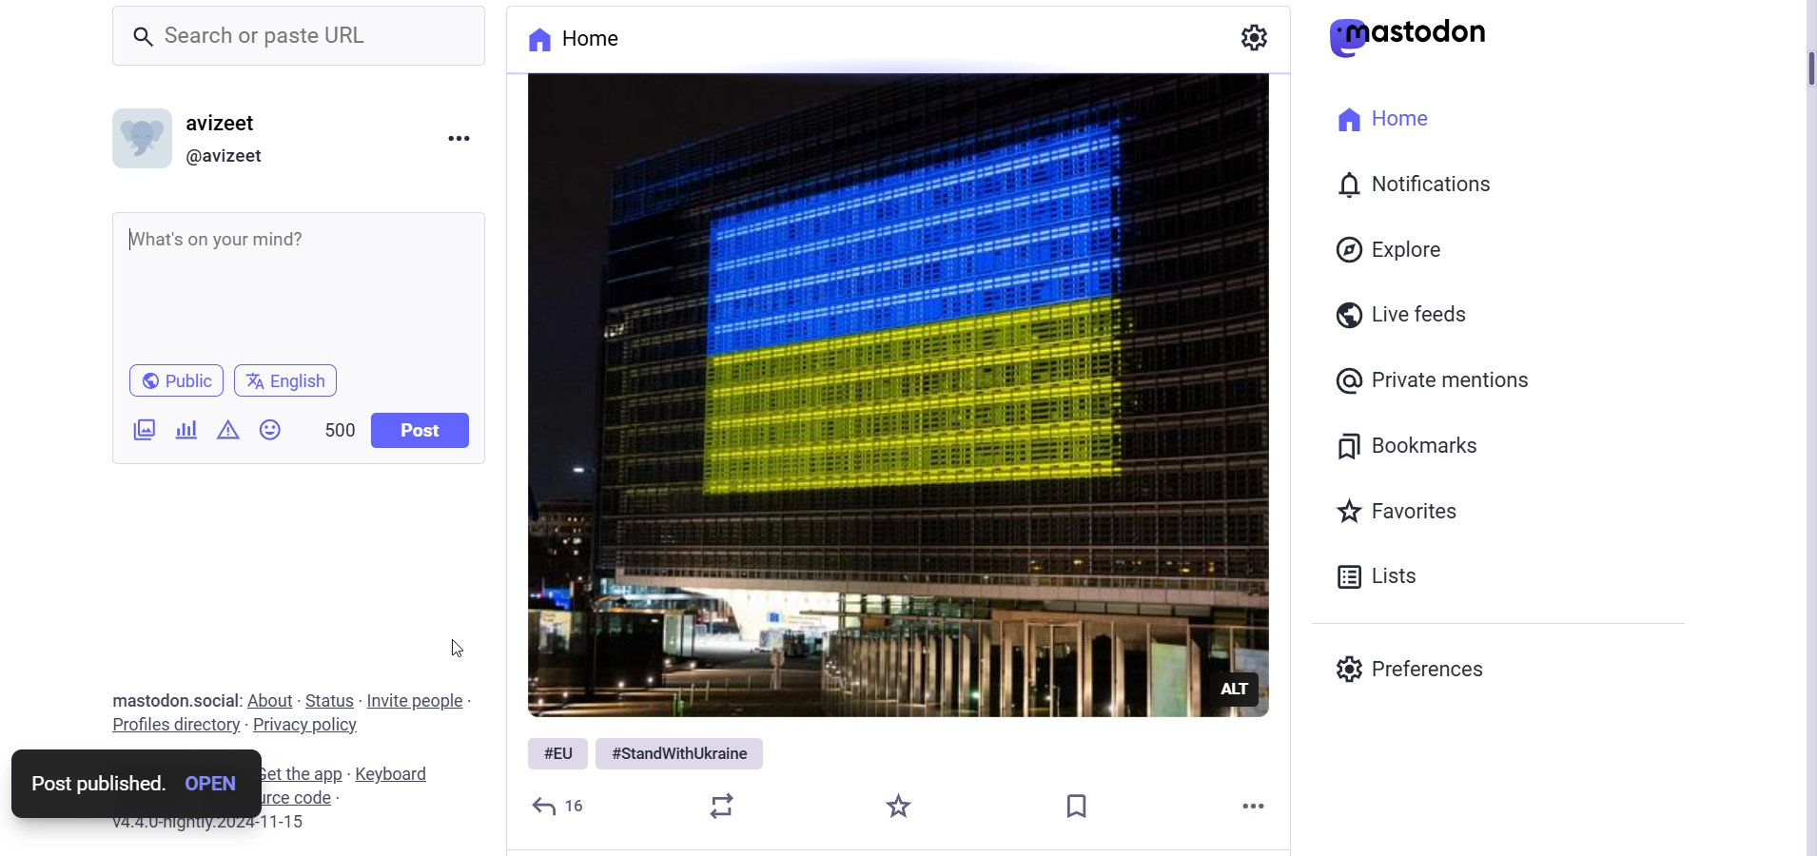 Image resolution: width=1817 pixels, height=856 pixels. What do you see at coordinates (176, 379) in the screenshot?
I see `Public` at bounding box center [176, 379].